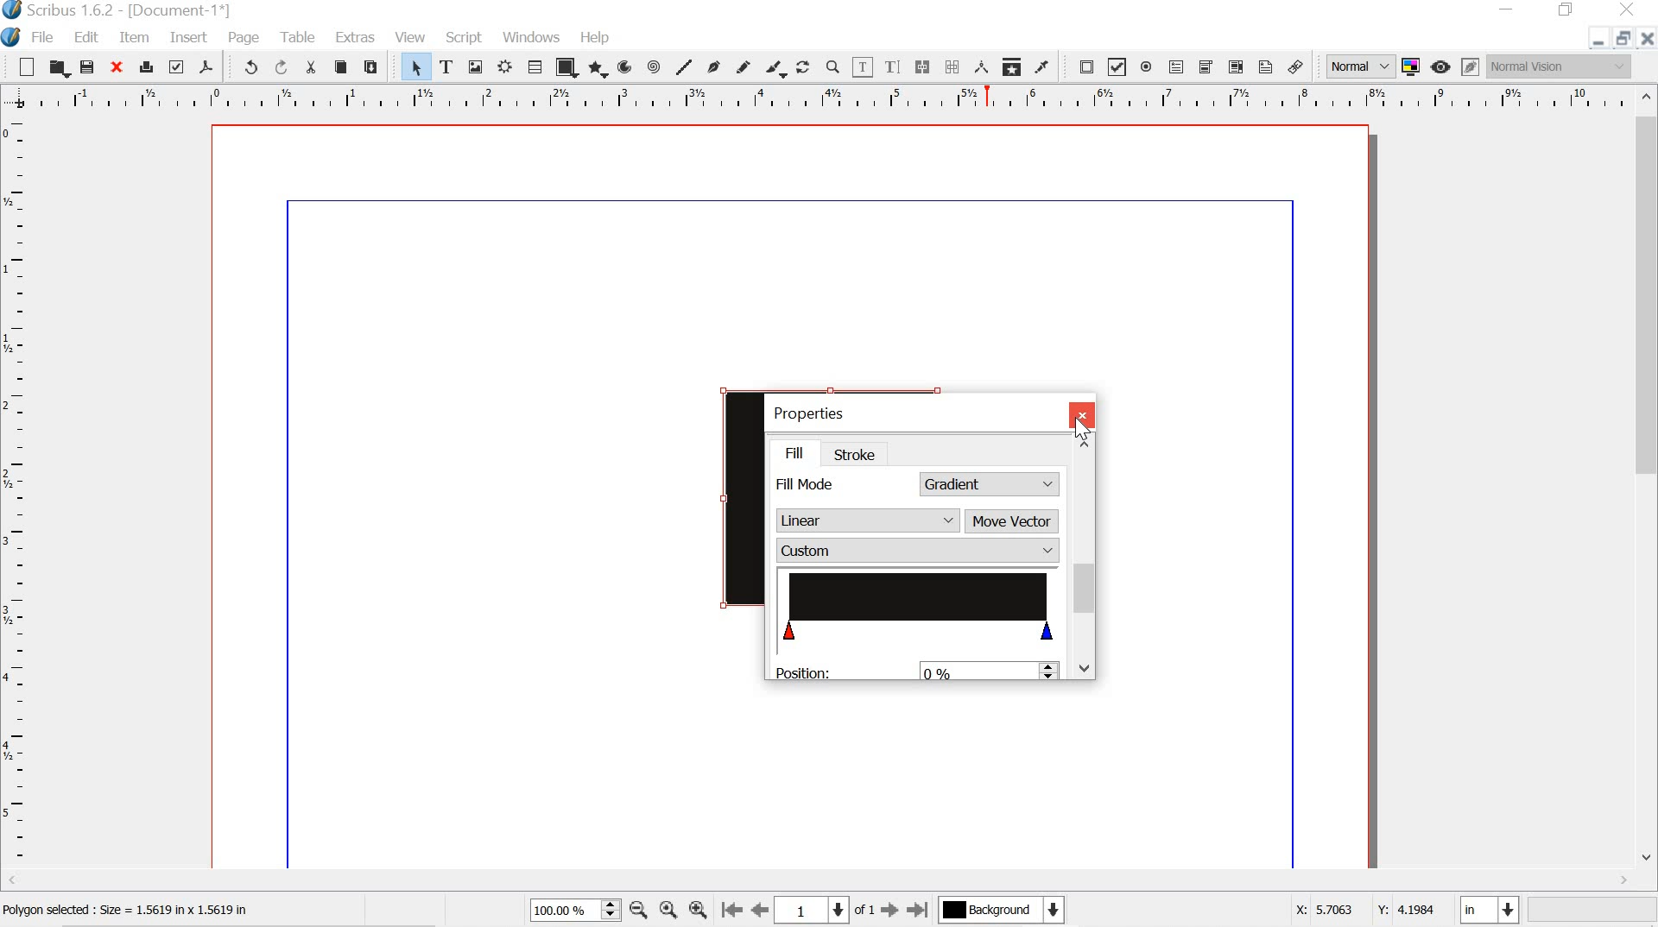  I want to click on edit text with story editor, so click(895, 67).